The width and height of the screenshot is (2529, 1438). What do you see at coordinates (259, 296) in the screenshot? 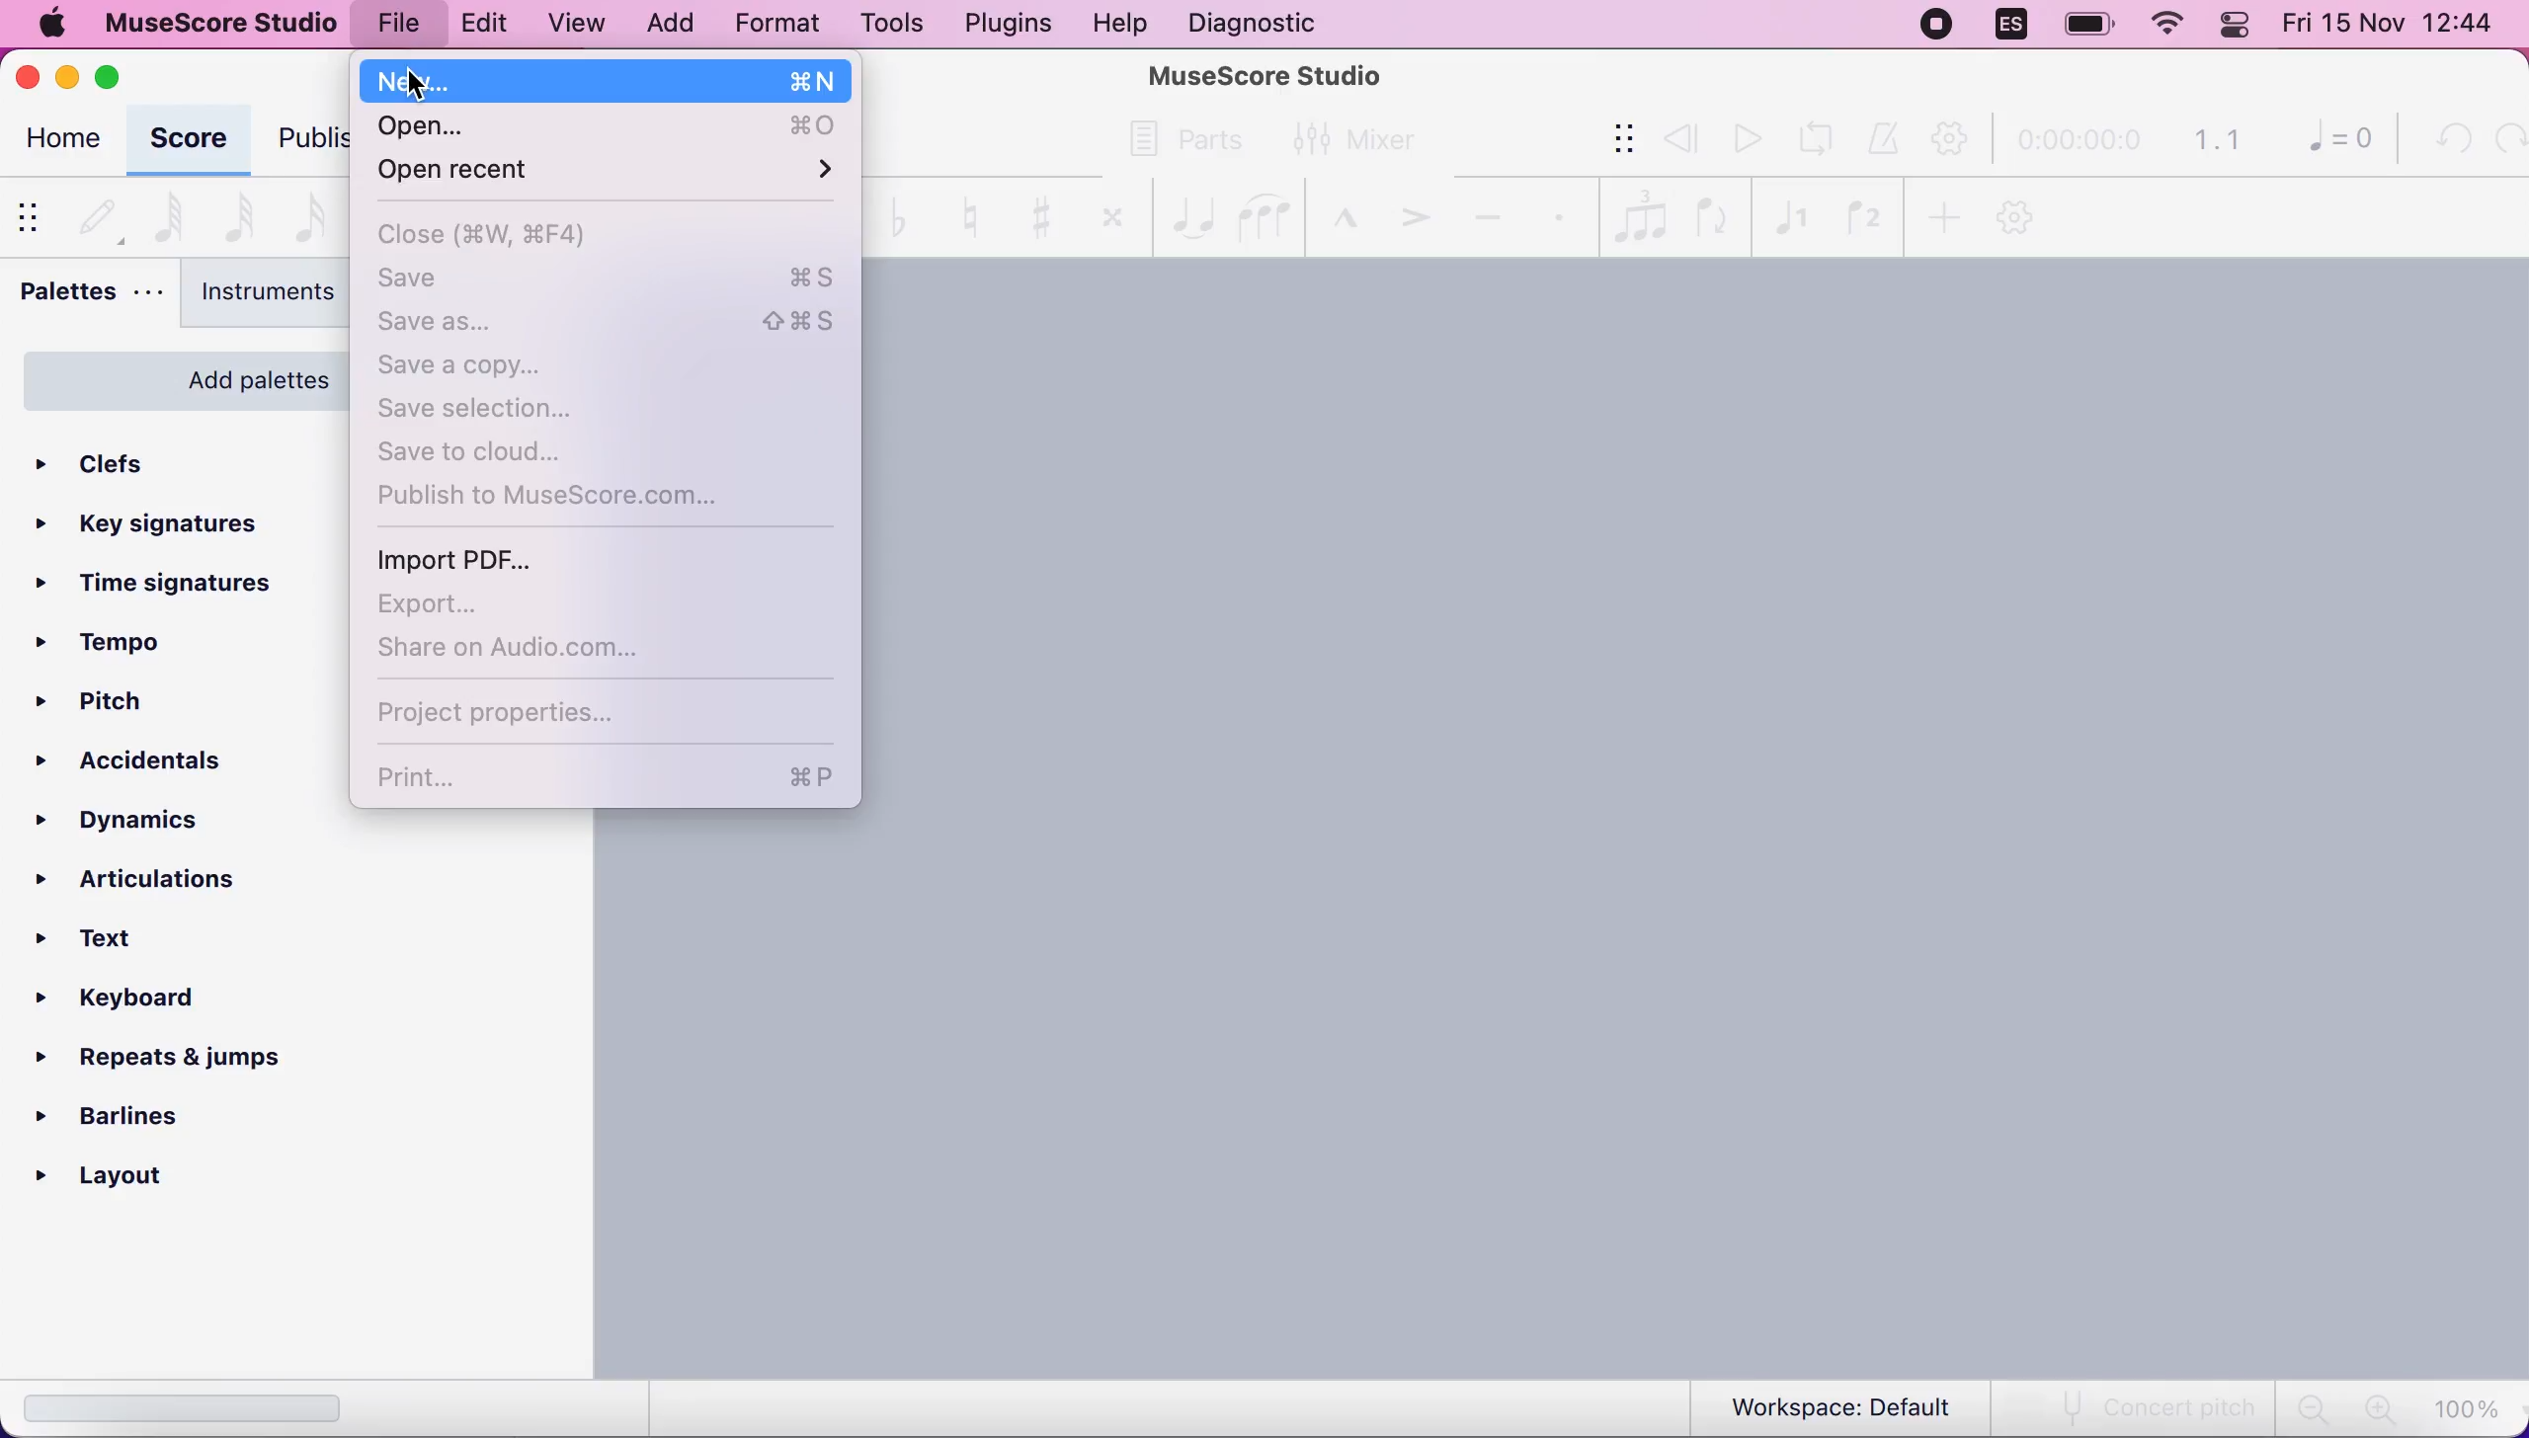
I see `instruments` at bounding box center [259, 296].